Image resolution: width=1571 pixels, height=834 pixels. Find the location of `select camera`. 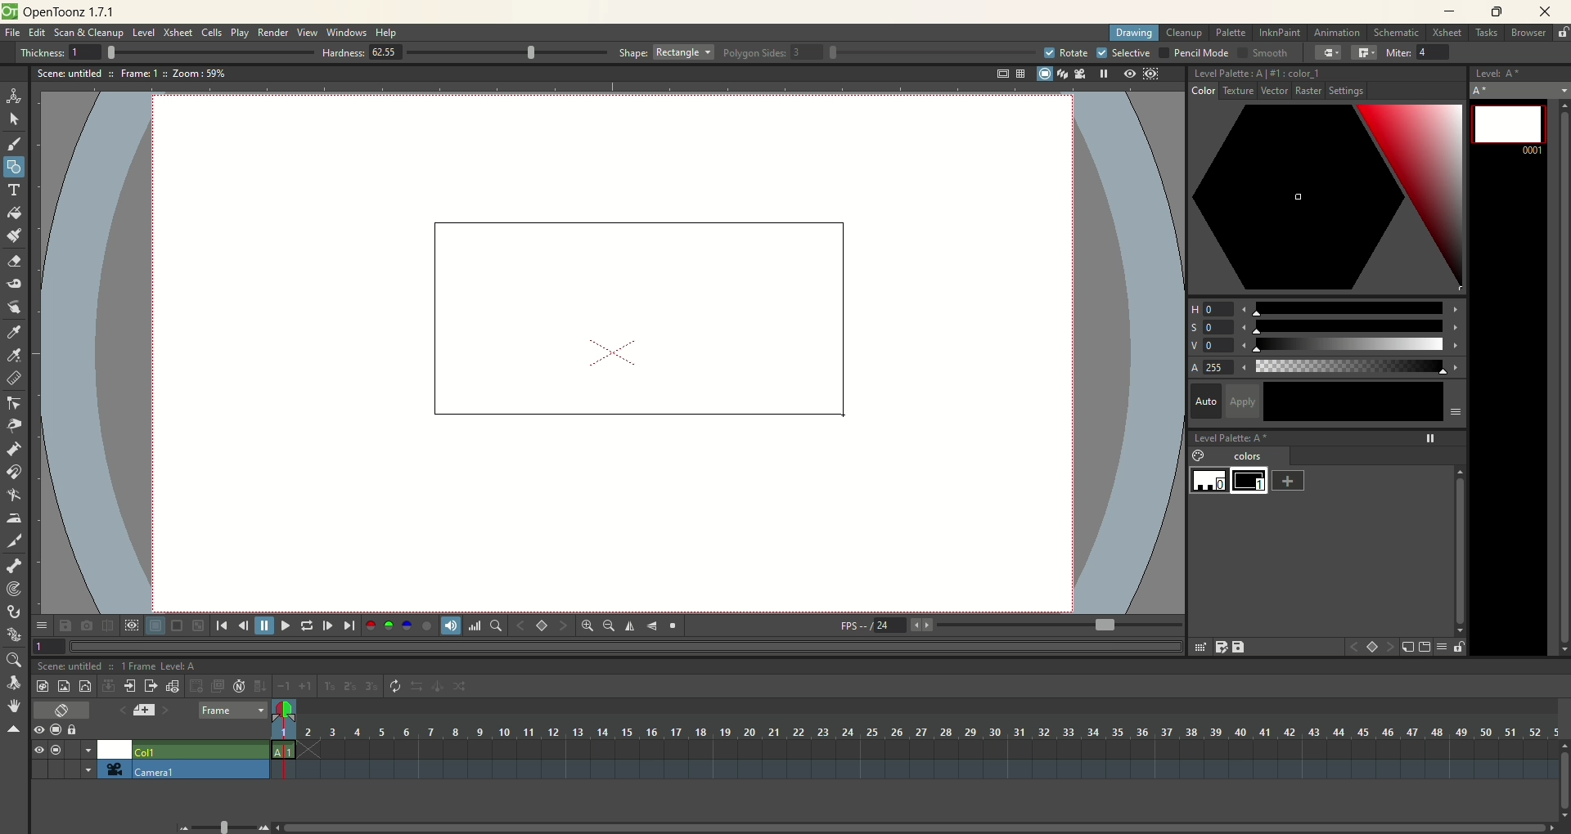

select camera is located at coordinates (111, 769).